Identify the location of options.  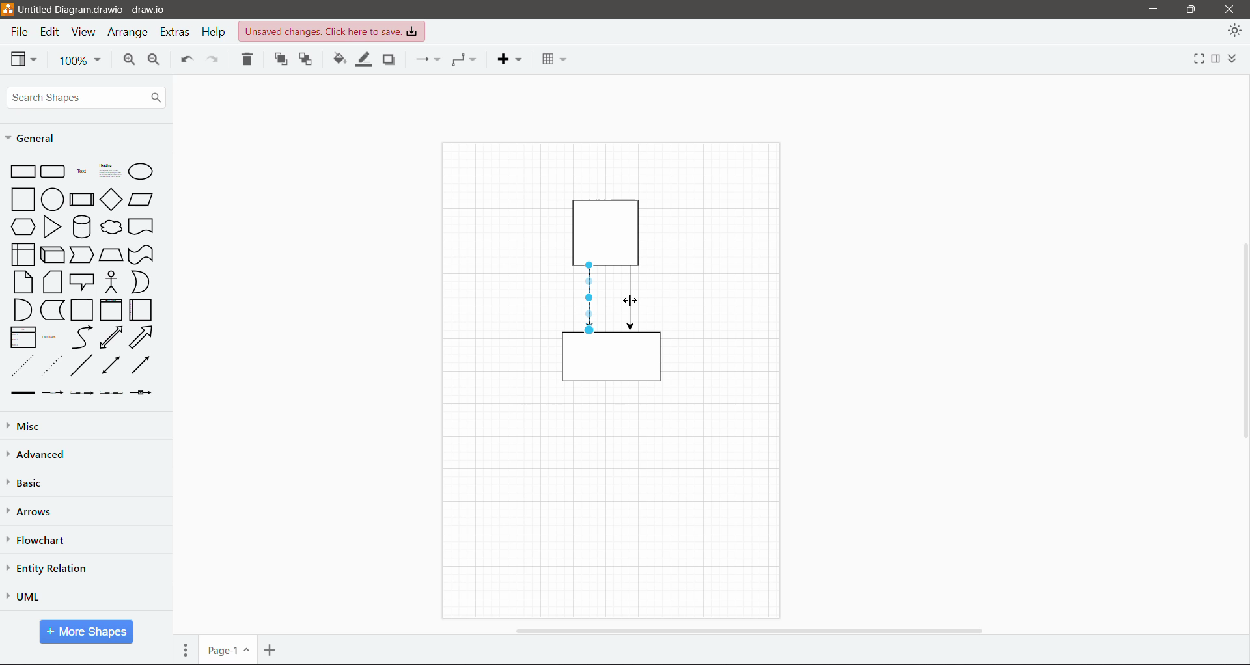
(186, 649).